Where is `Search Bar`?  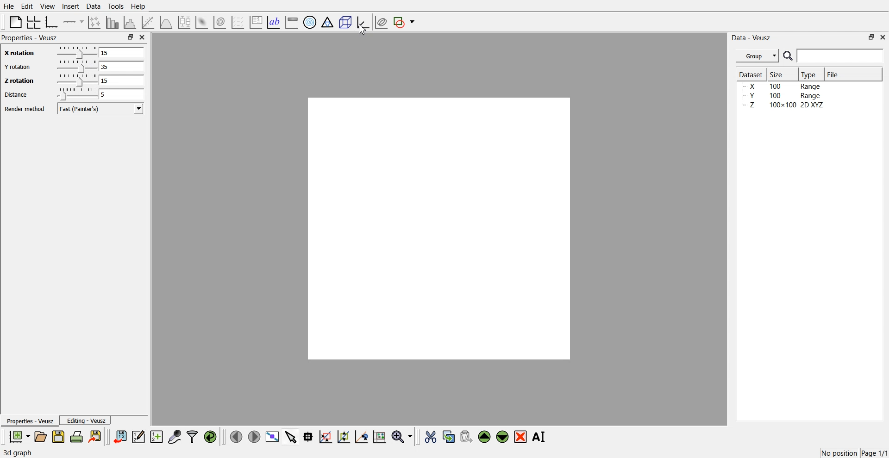
Search Bar is located at coordinates (834, 56).